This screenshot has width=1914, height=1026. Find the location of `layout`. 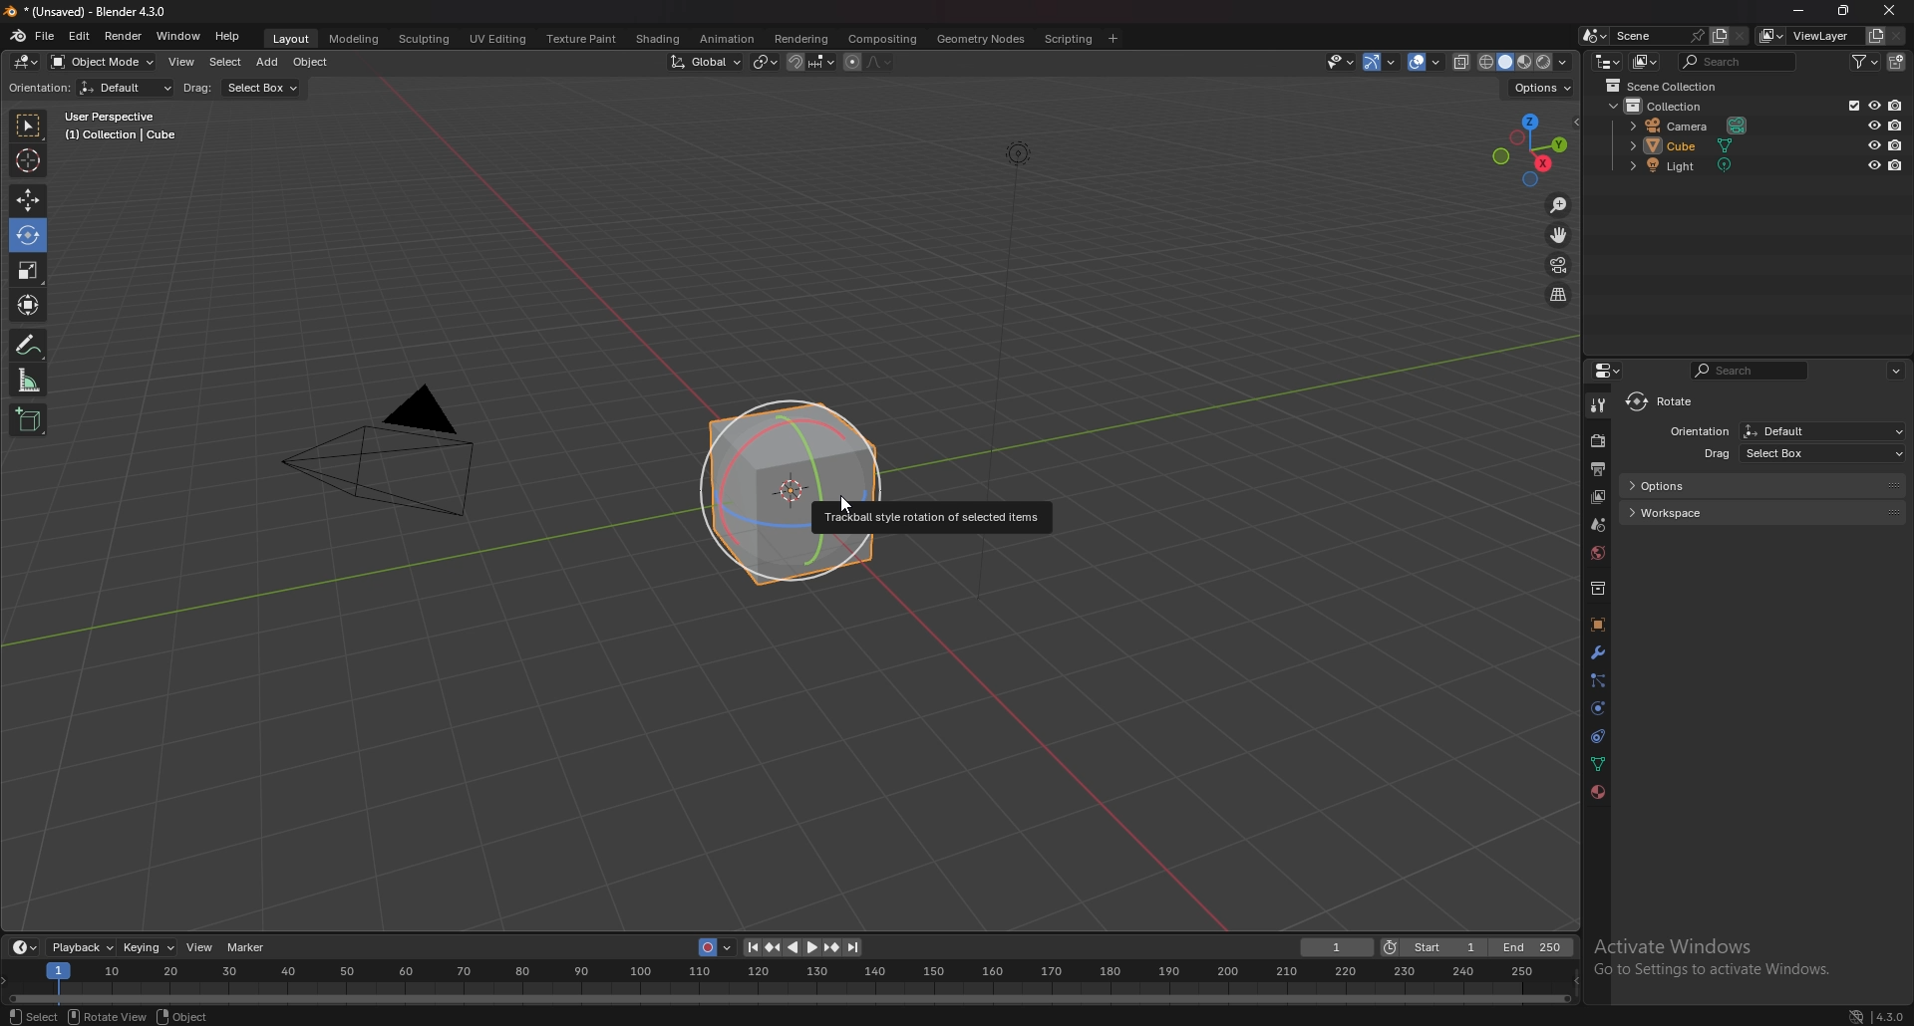

layout is located at coordinates (295, 41).